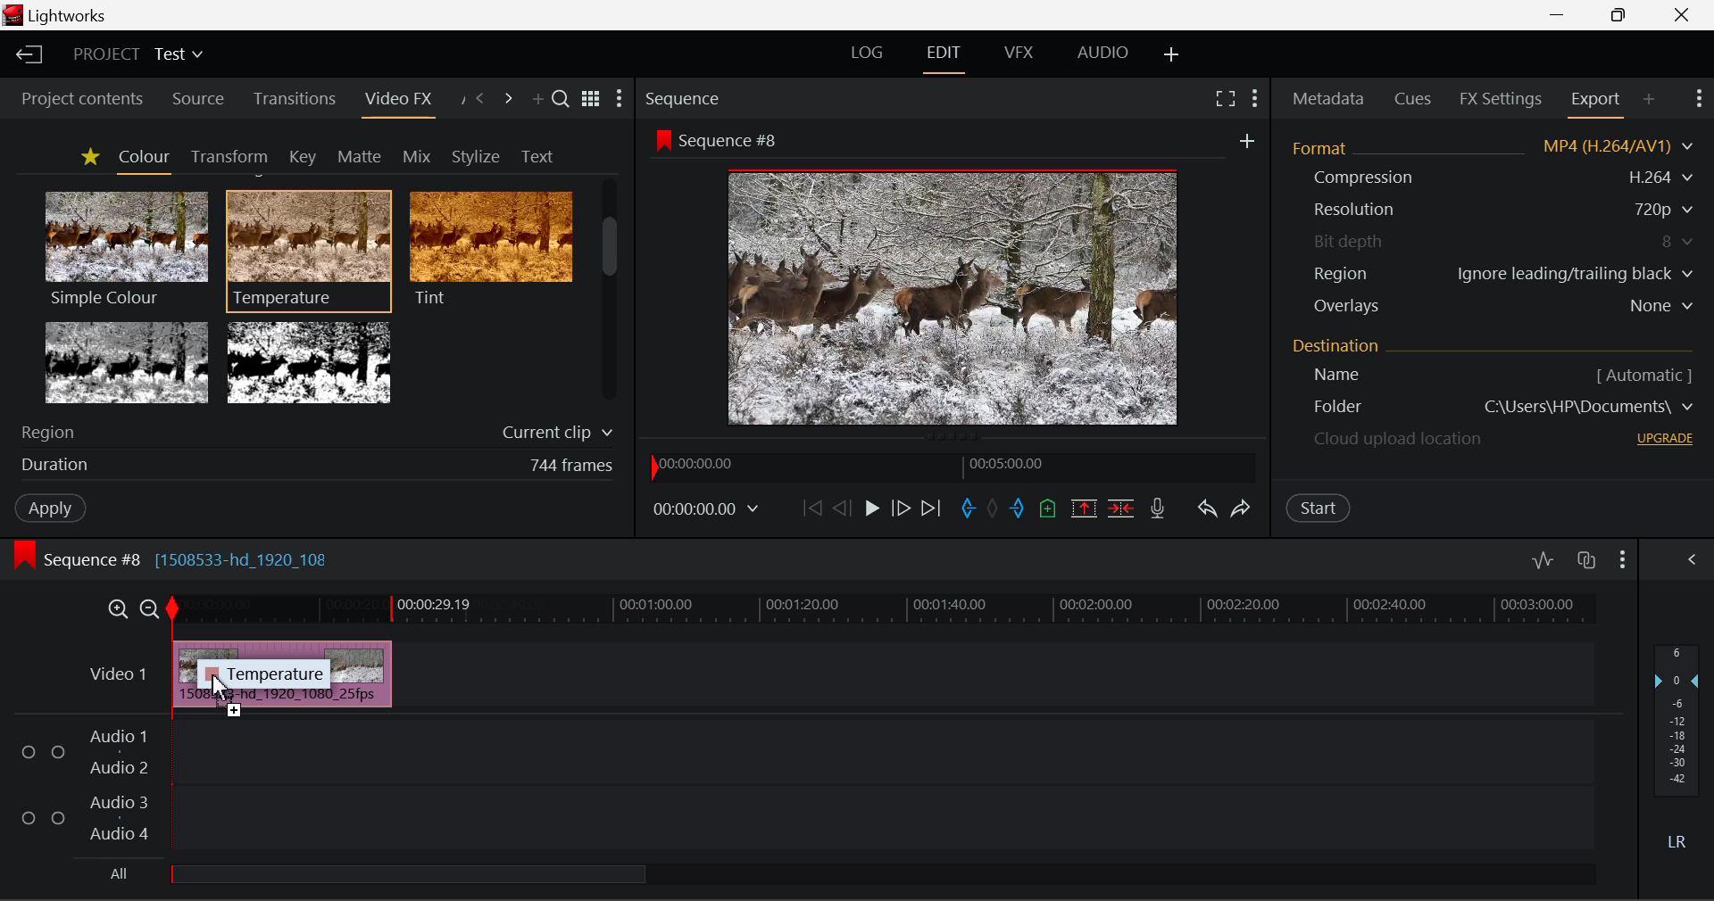  Describe the element at coordinates (282, 674) in the screenshot. I see `Inserted Clip` at that location.